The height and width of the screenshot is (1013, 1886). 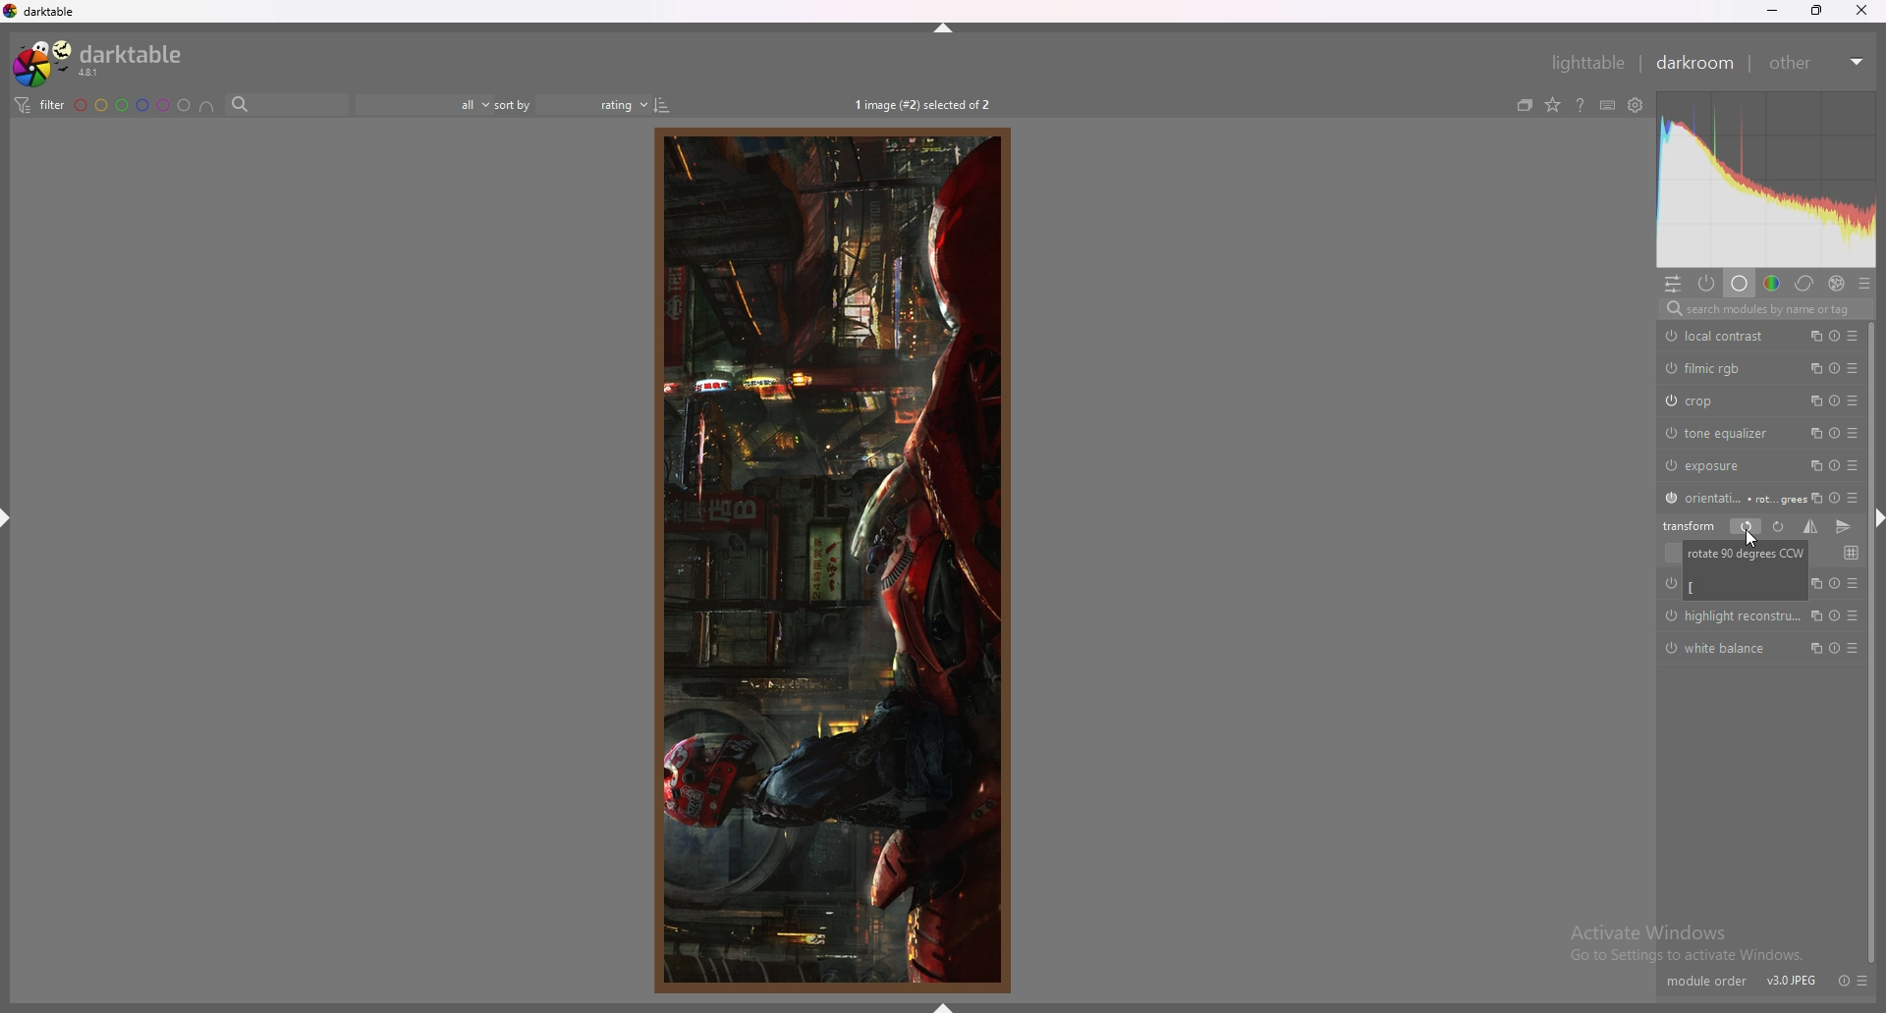 I want to click on multiple instances action, so click(x=1815, y=647).